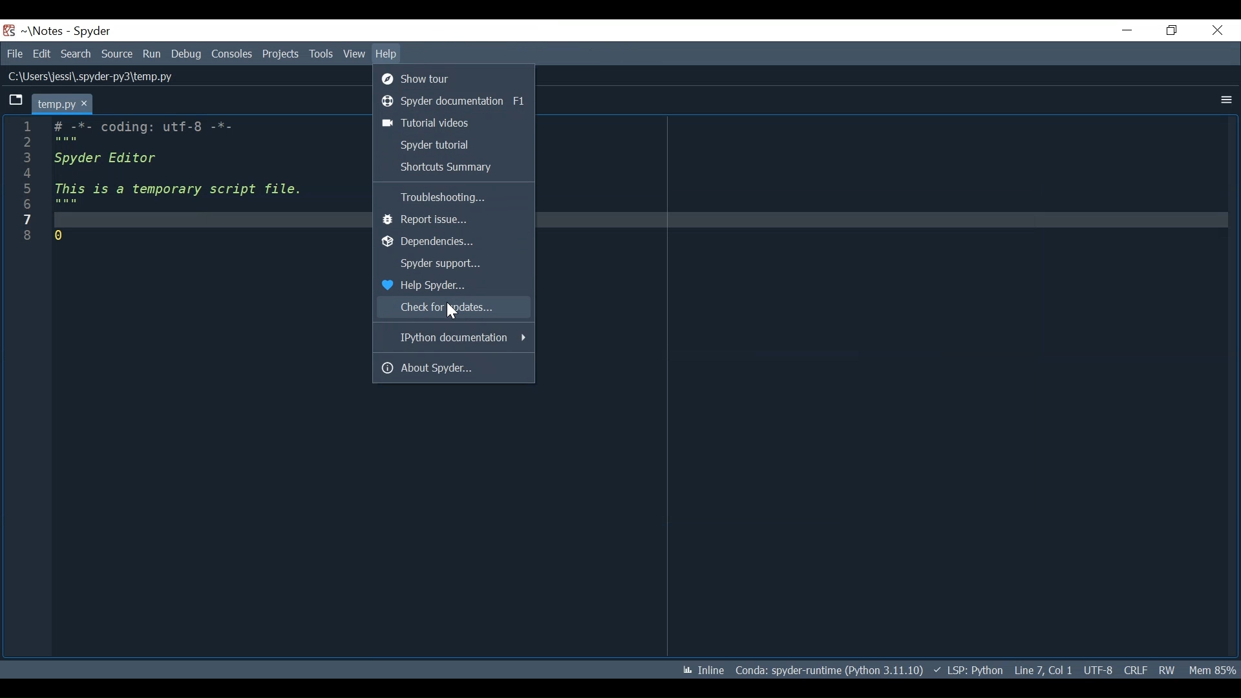 This screenshot has height=698, width=1241. What do you see at coordinates (16, 100) in the screenshot?
I see `Browse Tab` at bounding box center [16, 100].